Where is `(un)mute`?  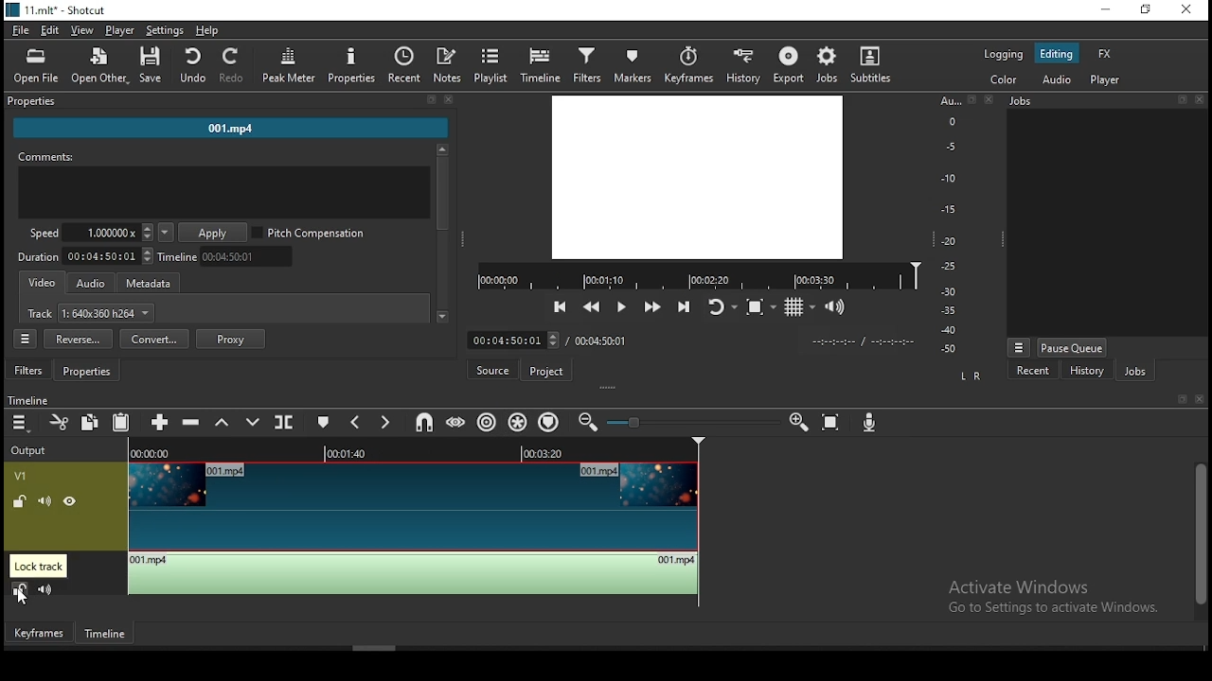
(un)mute is located at coordinates (47, 500).